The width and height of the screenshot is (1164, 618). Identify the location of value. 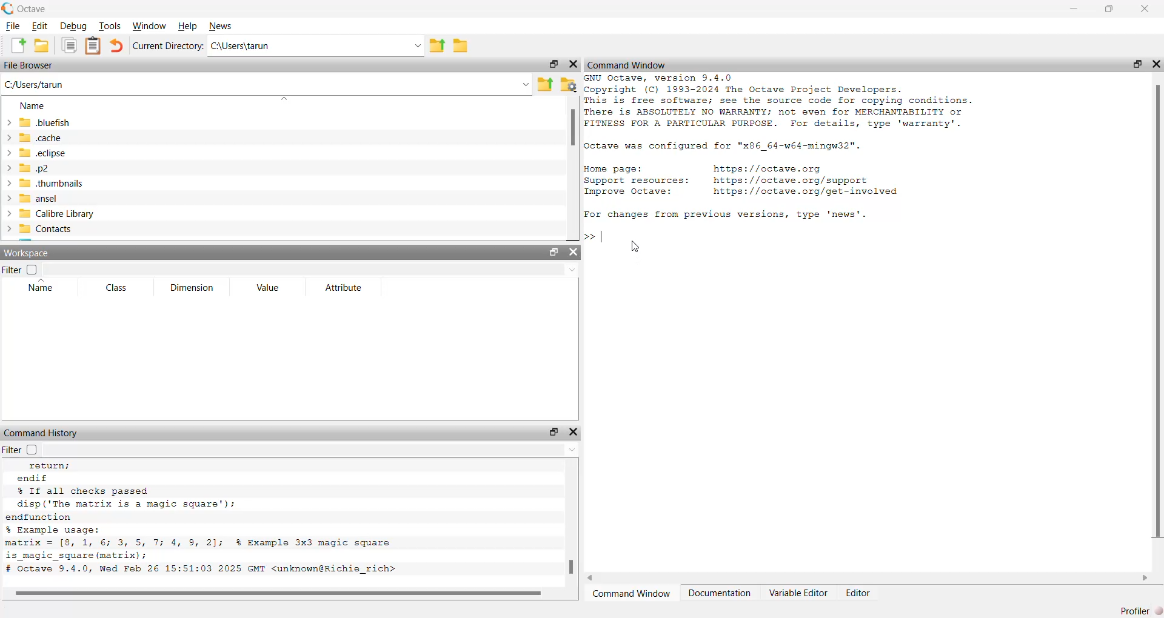
(270, 288).